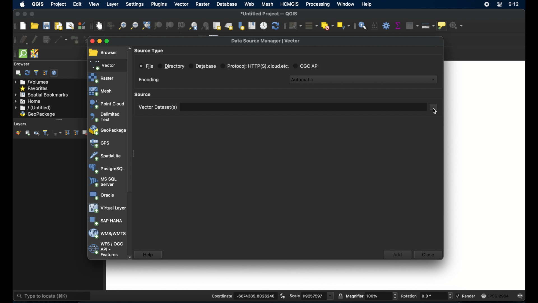 The image size is (538, 303). What do you see at coordinates (226, 4) in the screenshot?
I see `database` at bounding box center [226, 4].